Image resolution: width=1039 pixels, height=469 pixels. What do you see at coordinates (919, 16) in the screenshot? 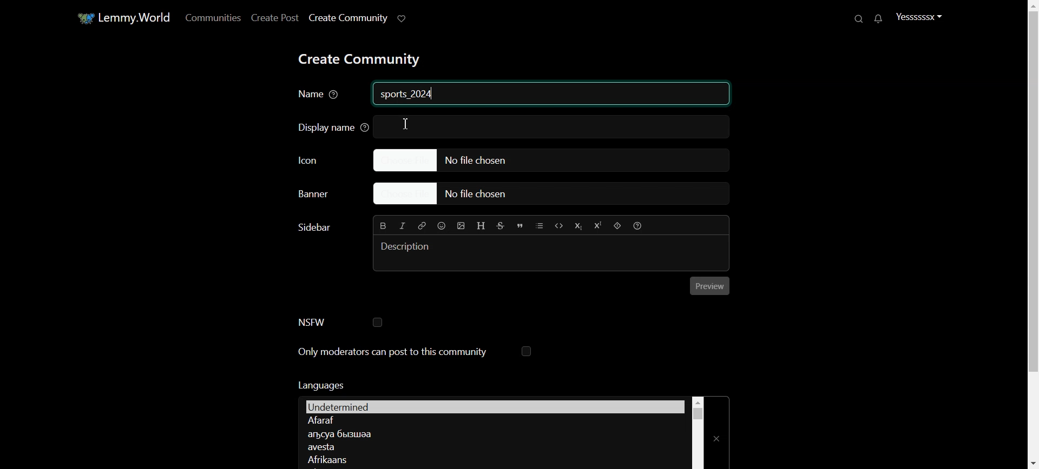
I see `Profile` at bounding box center [919, 16].